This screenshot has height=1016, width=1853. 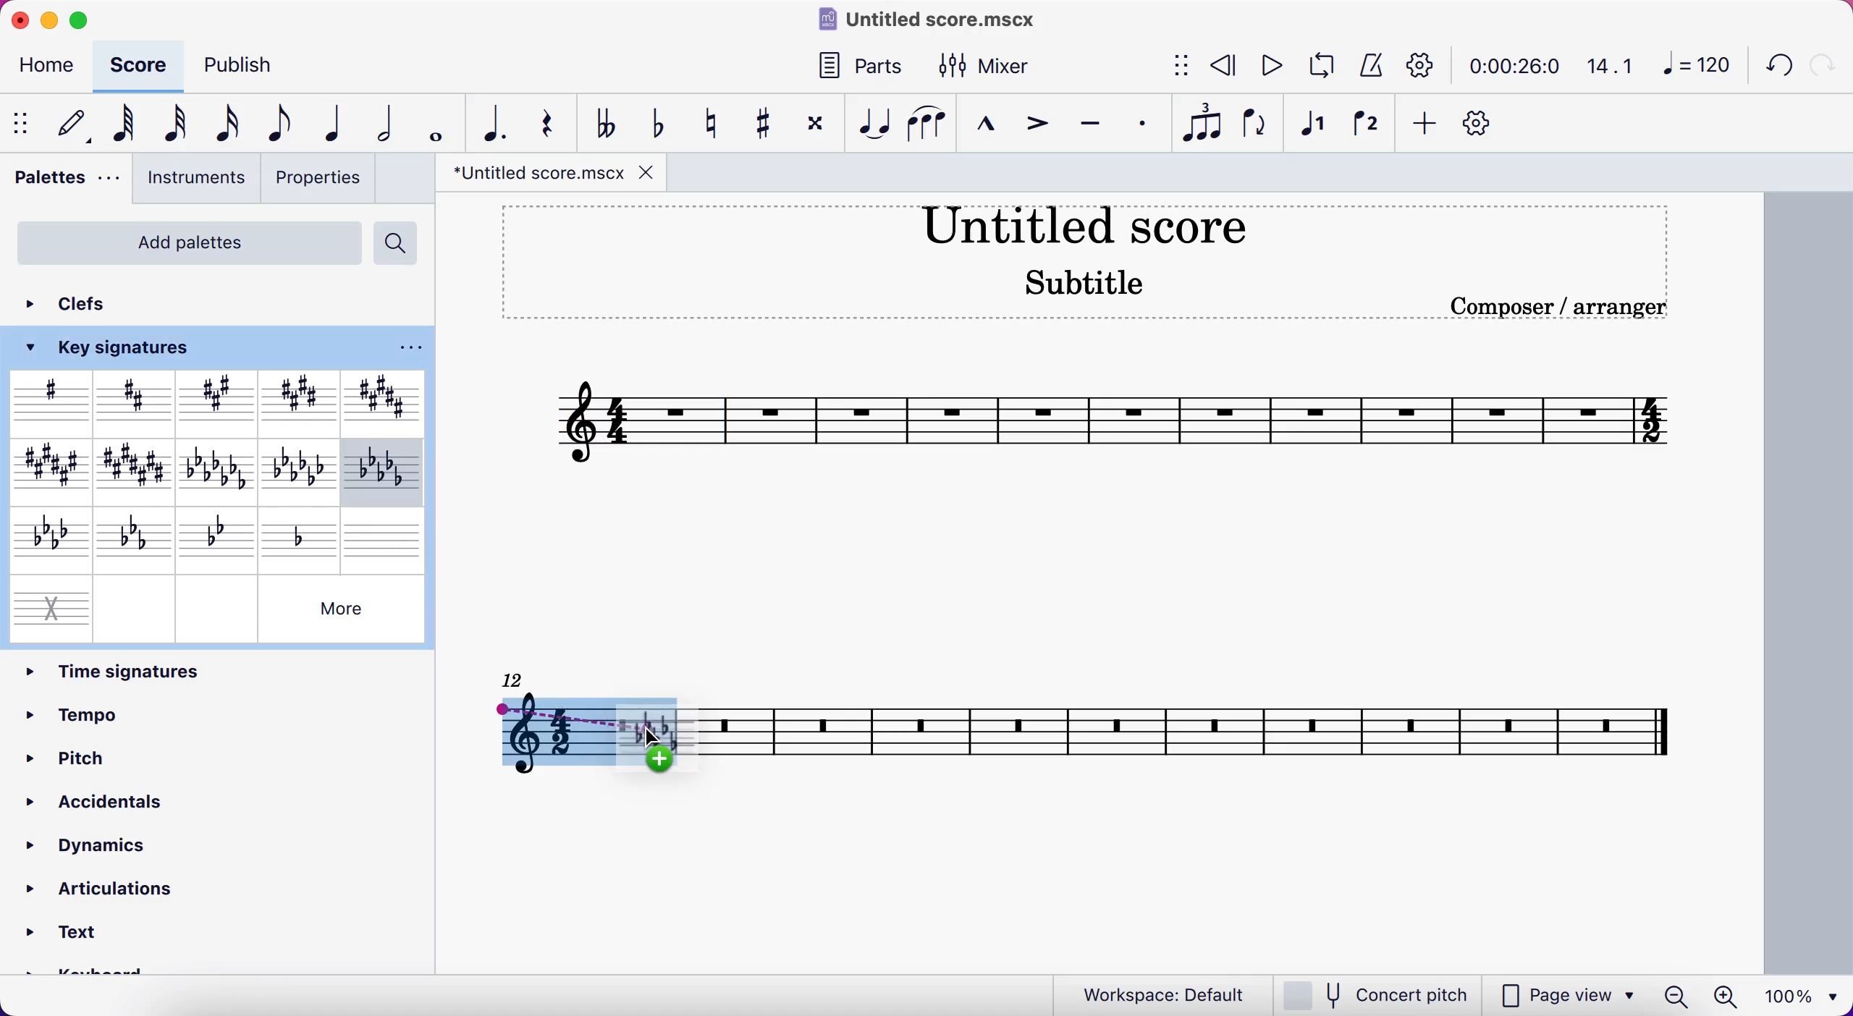 I want to click on flip direction, so click(x=1253, y=128).